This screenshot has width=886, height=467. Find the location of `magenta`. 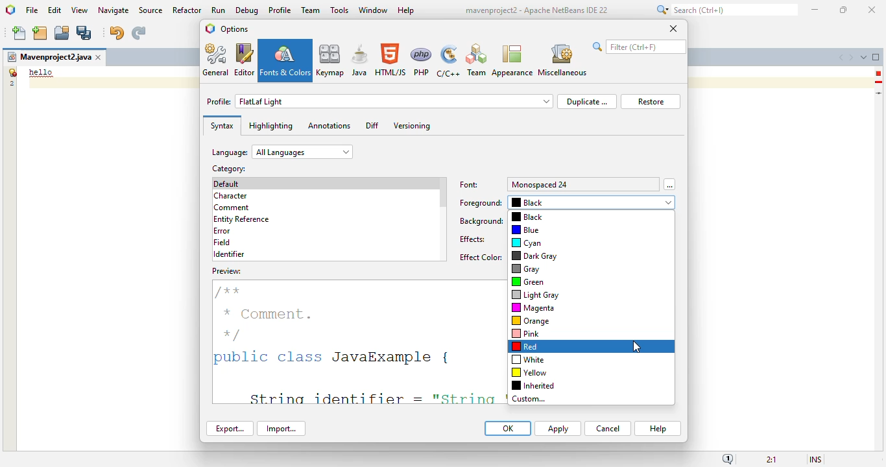

magenta is located at coordinates (533, 307).